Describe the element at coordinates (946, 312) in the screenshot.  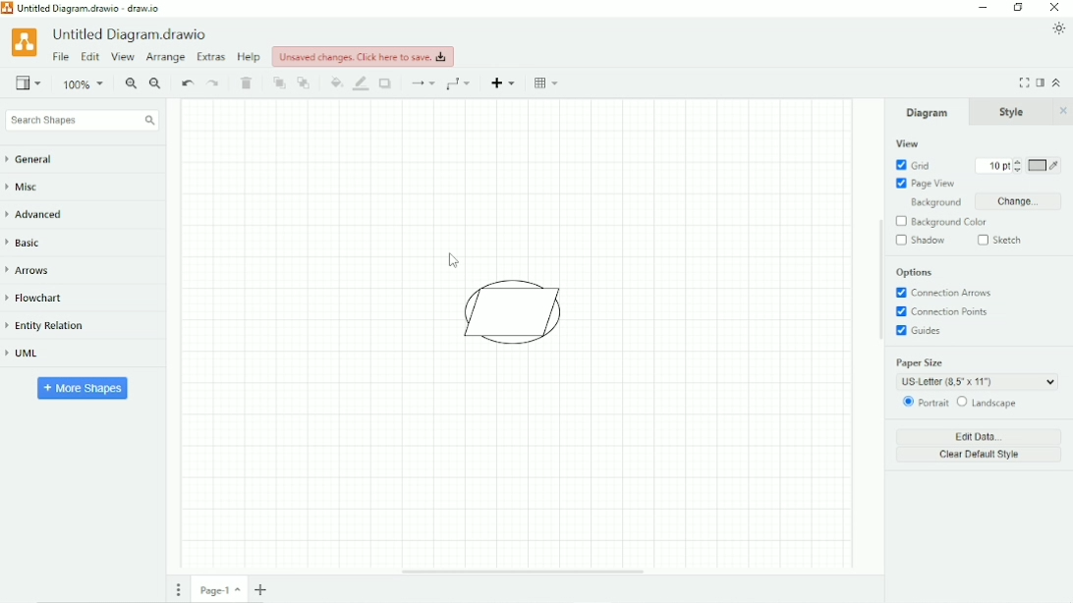
I see `Connection points` at that location.